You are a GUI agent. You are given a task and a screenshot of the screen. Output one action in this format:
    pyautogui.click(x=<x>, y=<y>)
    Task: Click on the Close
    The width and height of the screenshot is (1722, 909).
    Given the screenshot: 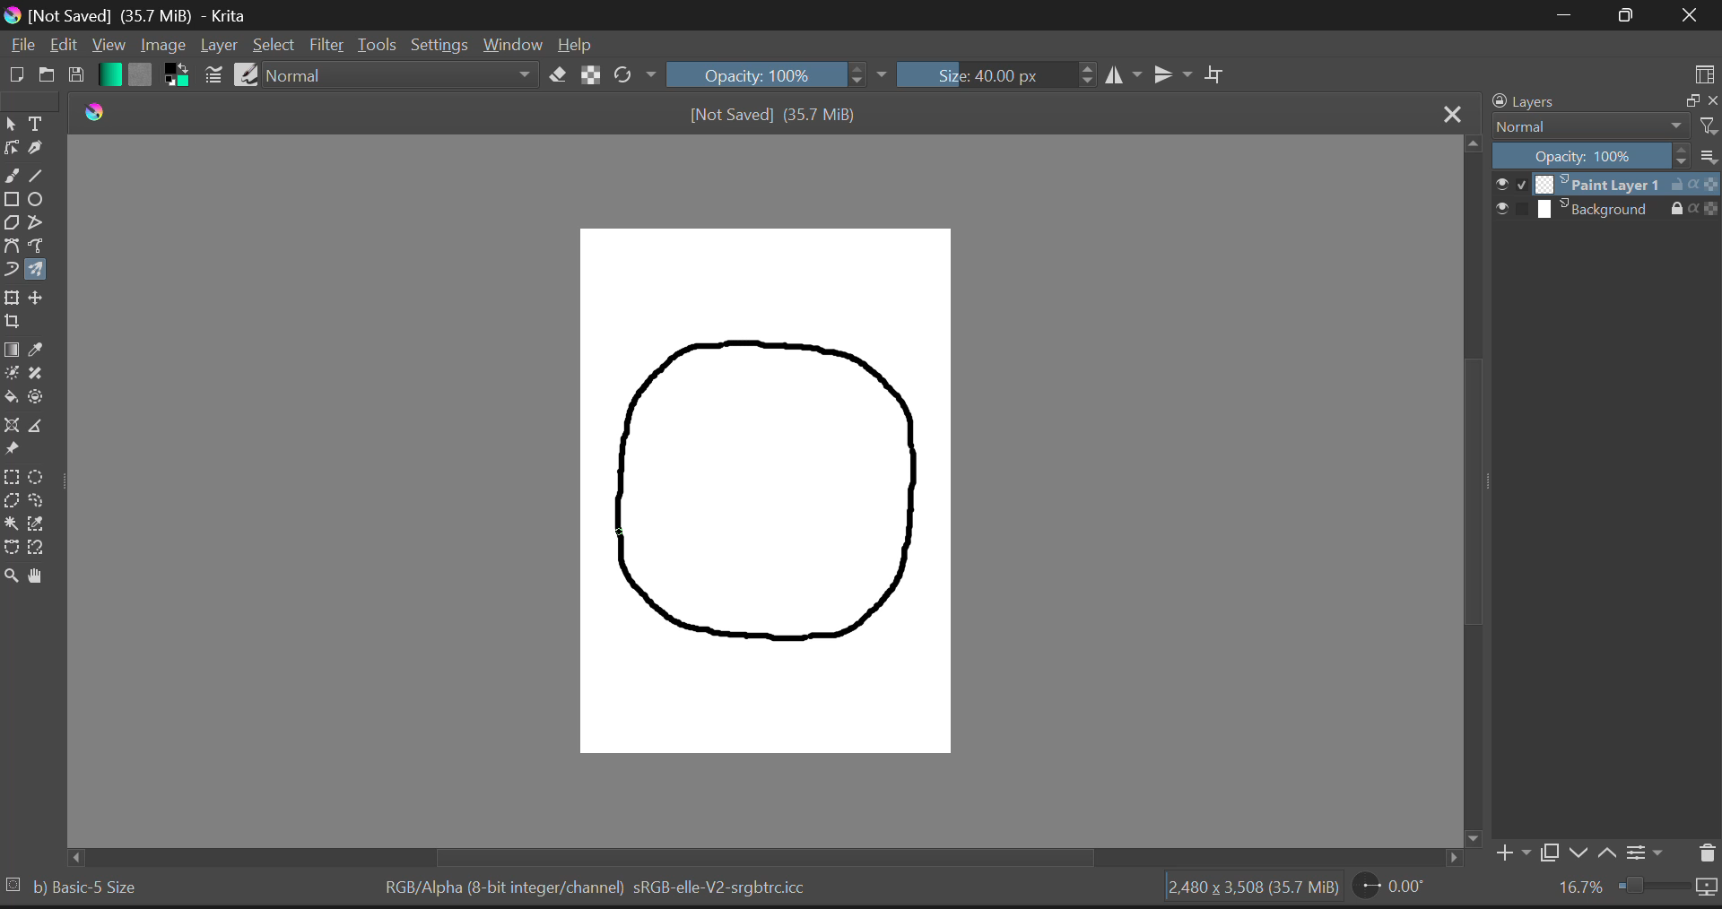 What is the action you would take?
    pyautogui.click(x=1453, y=114)
    